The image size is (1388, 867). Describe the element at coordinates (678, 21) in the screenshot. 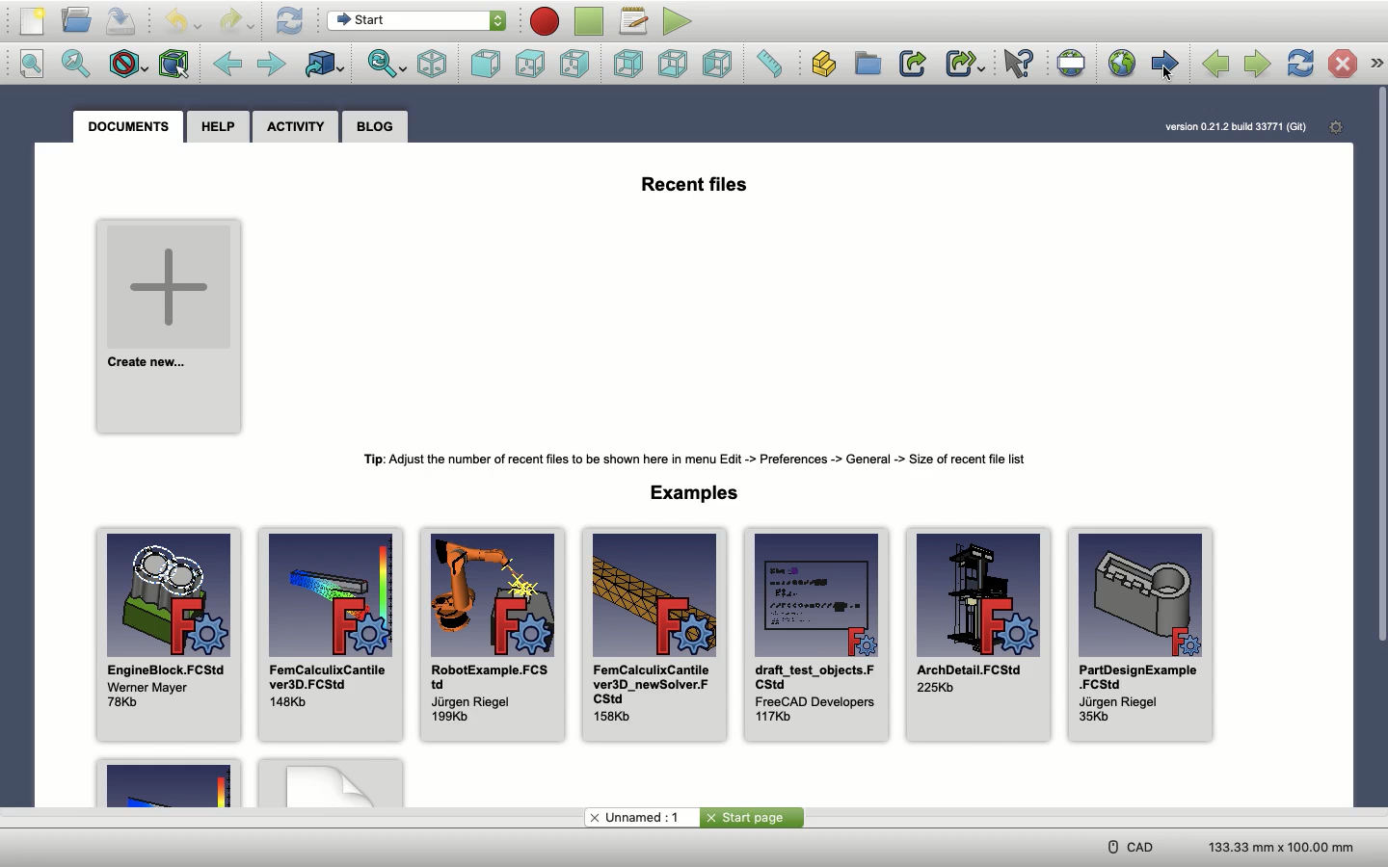

I see `Execute macros` at that location.